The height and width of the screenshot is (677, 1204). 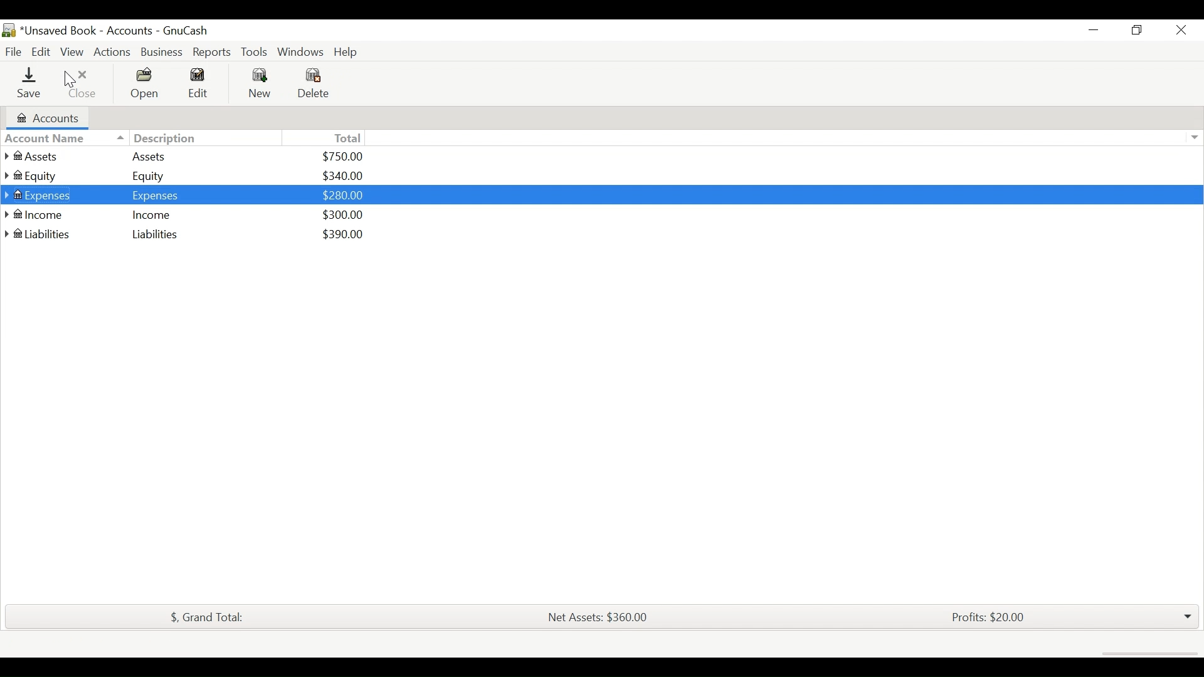 What do you see at coordinates (189, 32) in the screenshot?
I see `GnuCash` at bounding box center [189, 32].